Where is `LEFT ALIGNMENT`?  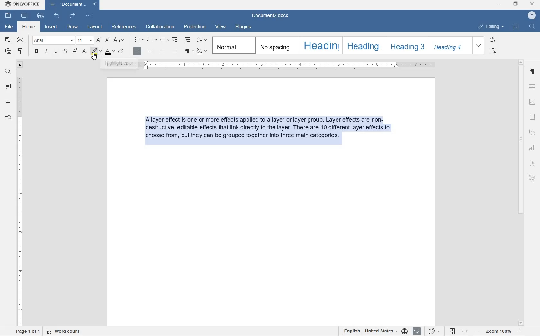 LEFT ALIGNMENT is located at coordinates (138, 51).